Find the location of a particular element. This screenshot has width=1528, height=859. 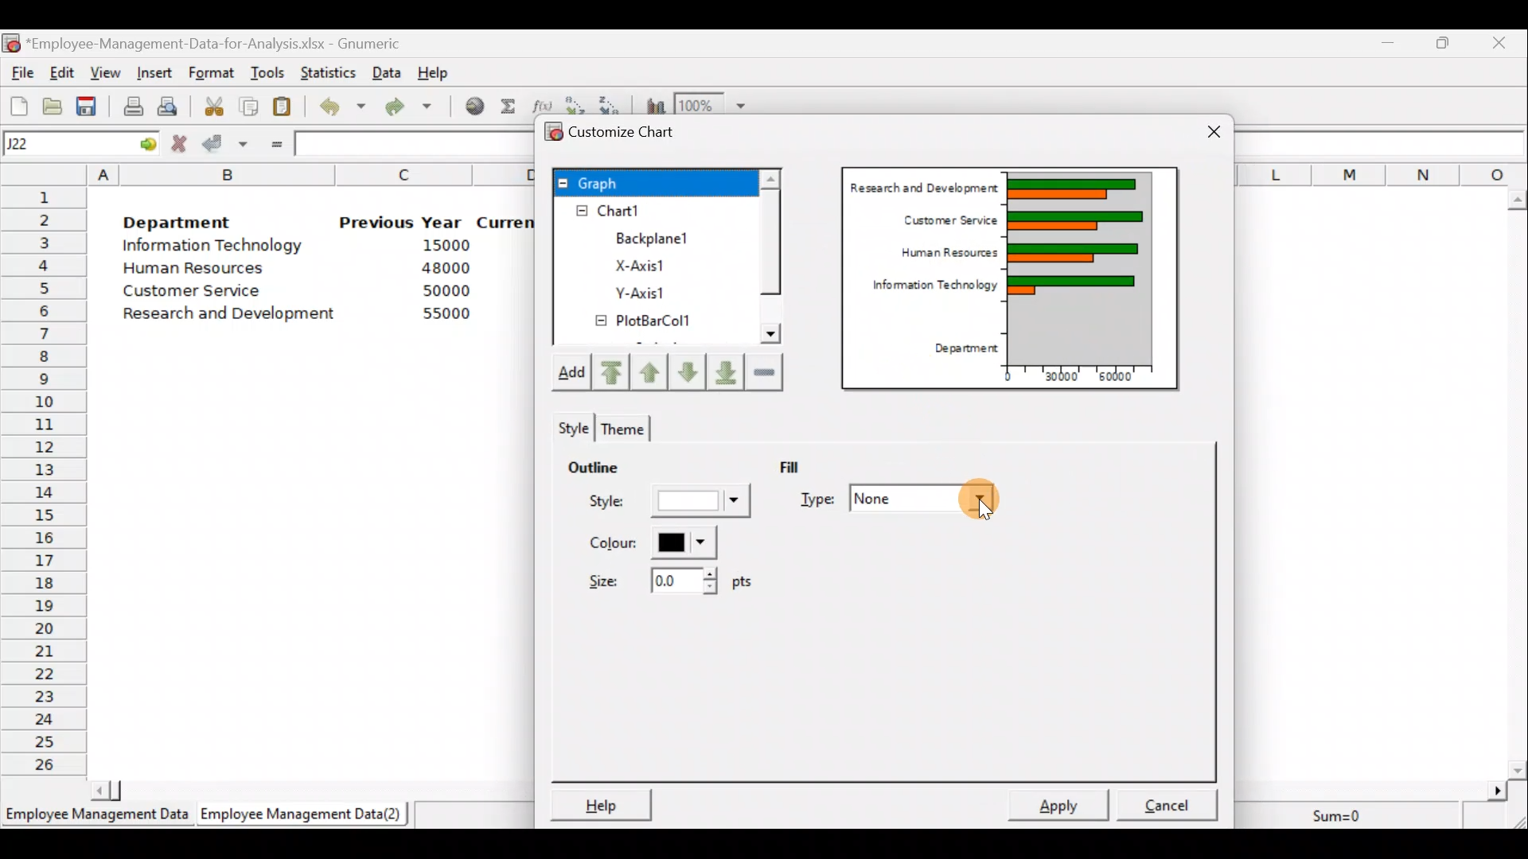

Close is located at coordinates (1202, 130).